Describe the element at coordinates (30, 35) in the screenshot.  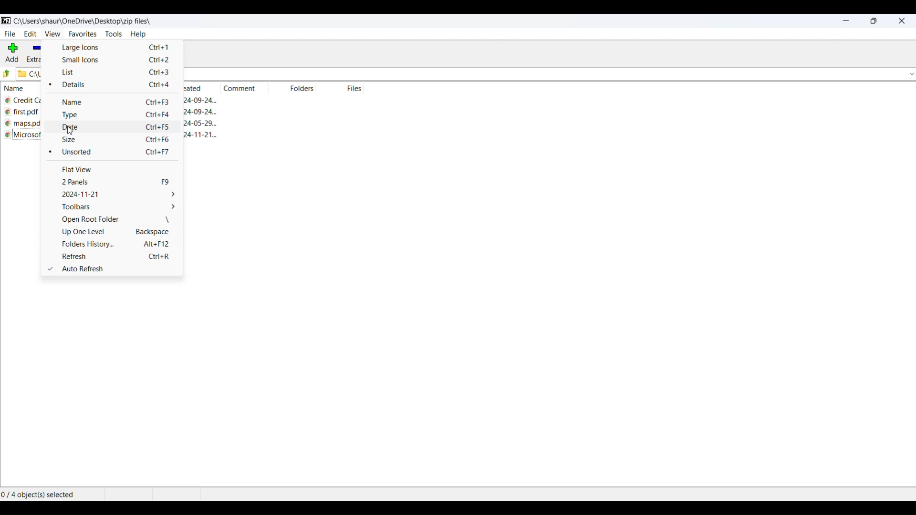
I see `edit` at that location.